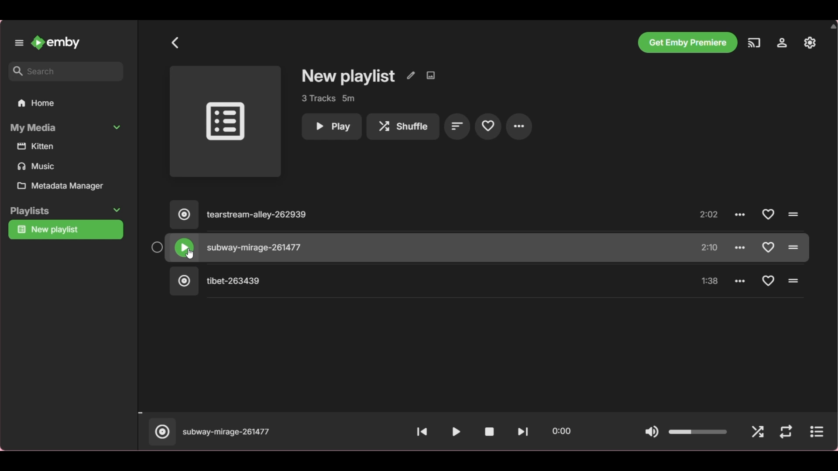  I want to click on Play on another device, so click(754, 43).